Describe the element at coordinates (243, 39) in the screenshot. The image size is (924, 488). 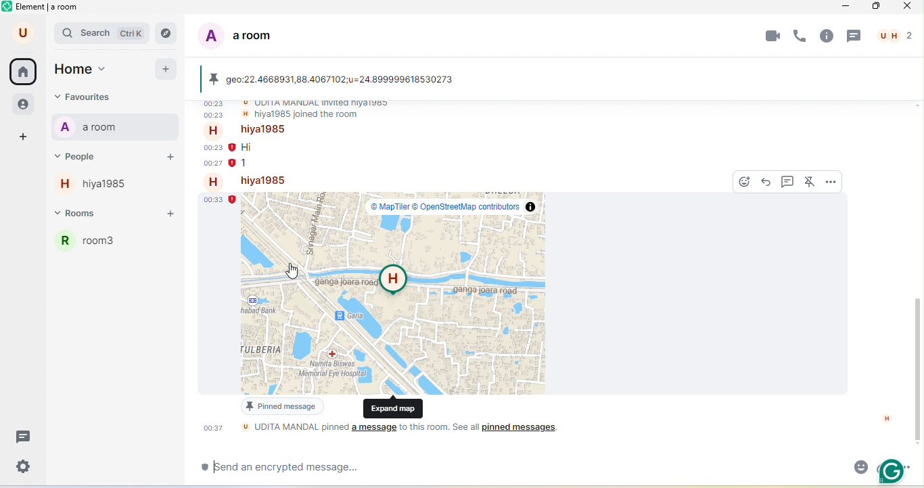
I see `a room` at that location.